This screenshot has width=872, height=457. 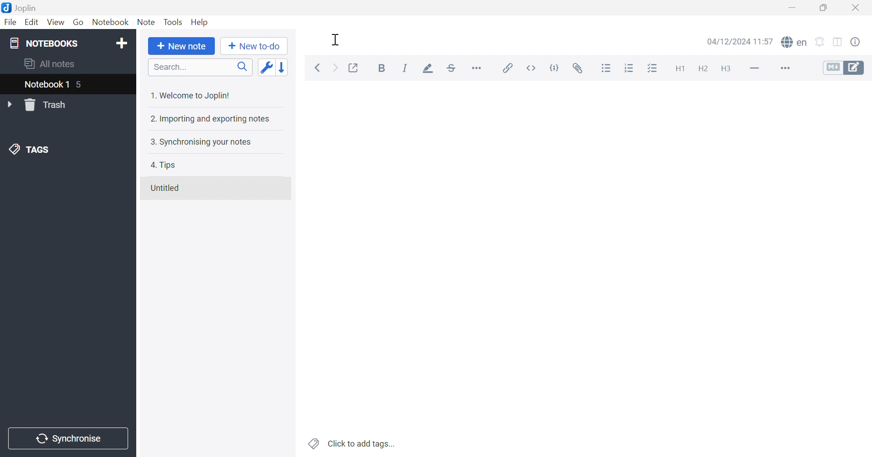 What do you see at coordinates (655, 68) in the screenshot?
I see `Checkbox list` at bounding box center [655, 68].